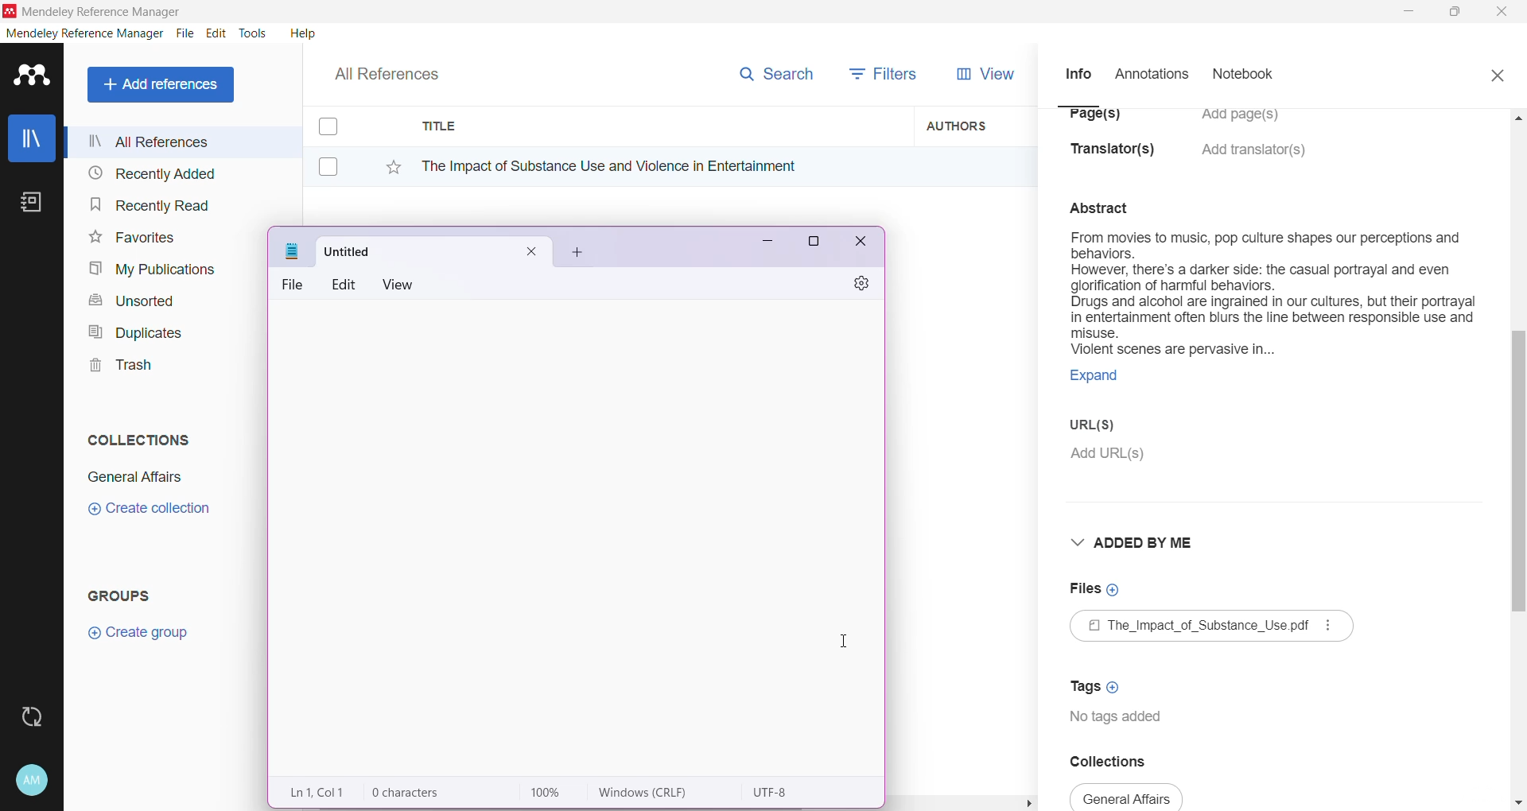  Describe the element at coordinates (1456, 13) in the screenshot. I see `Restore Down` at that location.